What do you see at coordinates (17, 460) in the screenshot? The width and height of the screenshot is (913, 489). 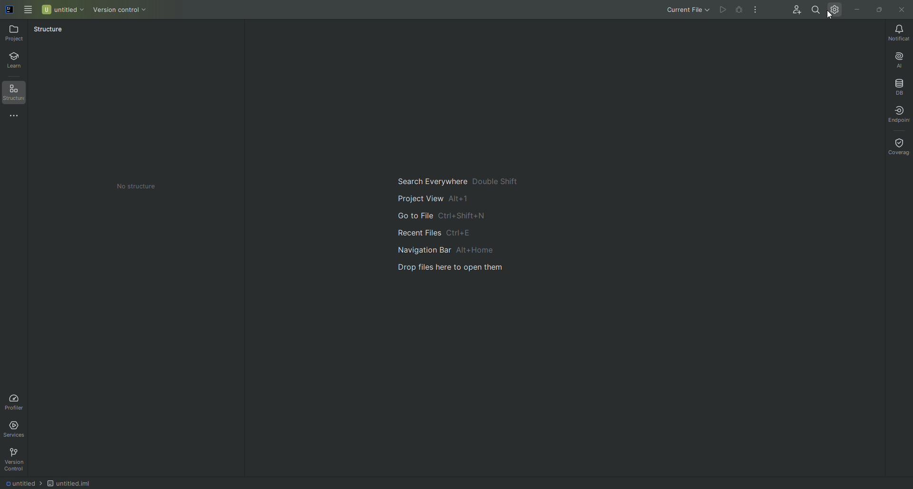 I see `Version Control` at bounding box center [17, 460].